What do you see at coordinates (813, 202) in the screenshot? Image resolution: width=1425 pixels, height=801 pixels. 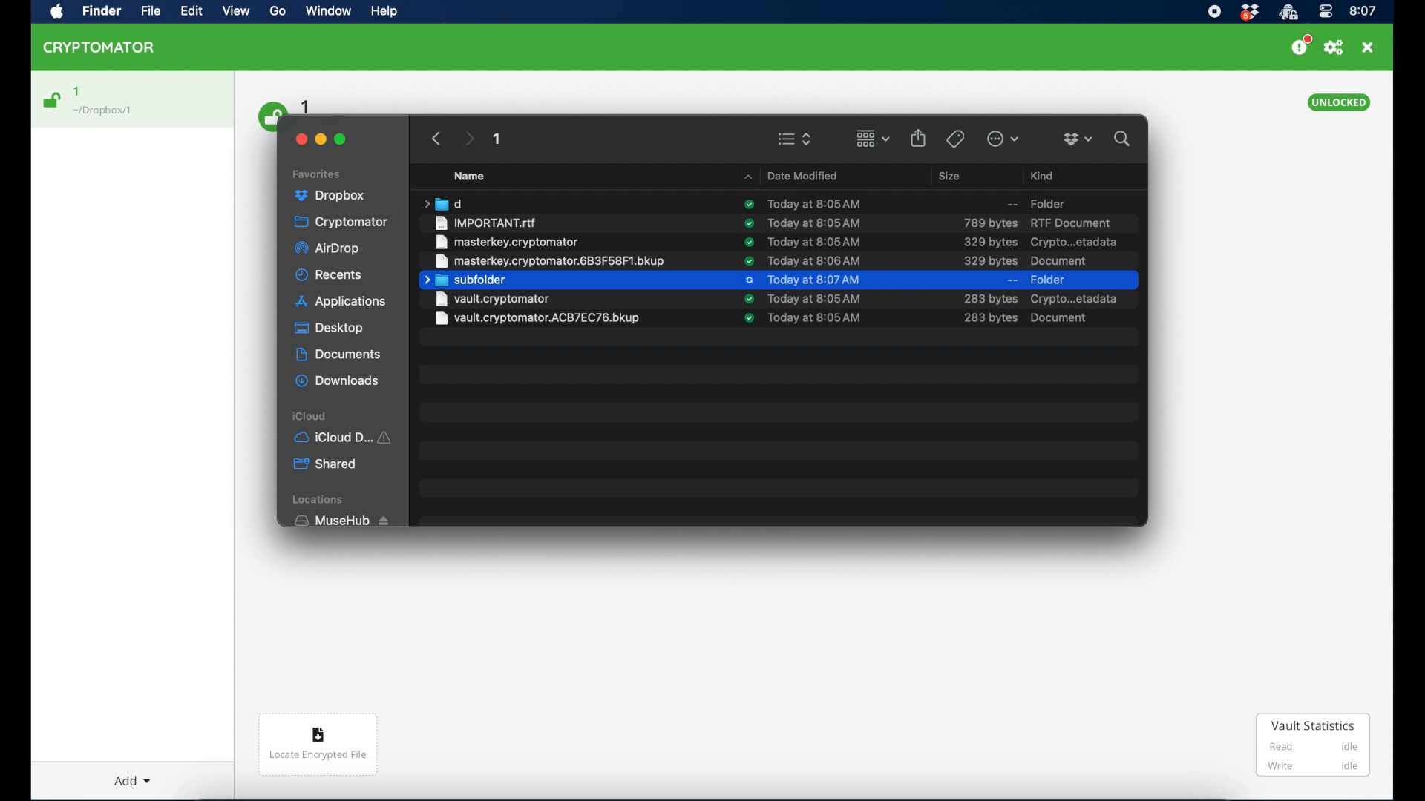 I see `date` at bounding box center [813, 202].